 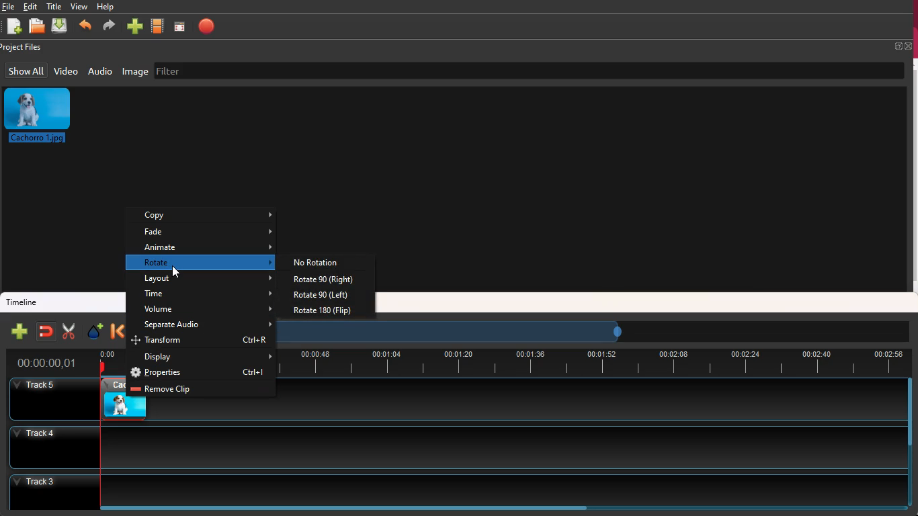 I want to click on track, so click(x=448, y=447).